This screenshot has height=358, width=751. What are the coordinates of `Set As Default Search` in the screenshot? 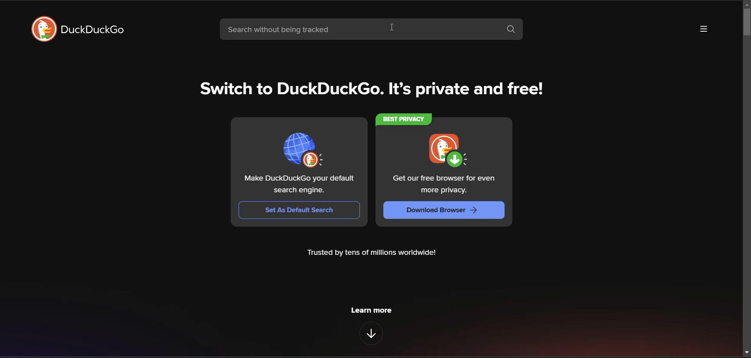 It's located at (299, 210).